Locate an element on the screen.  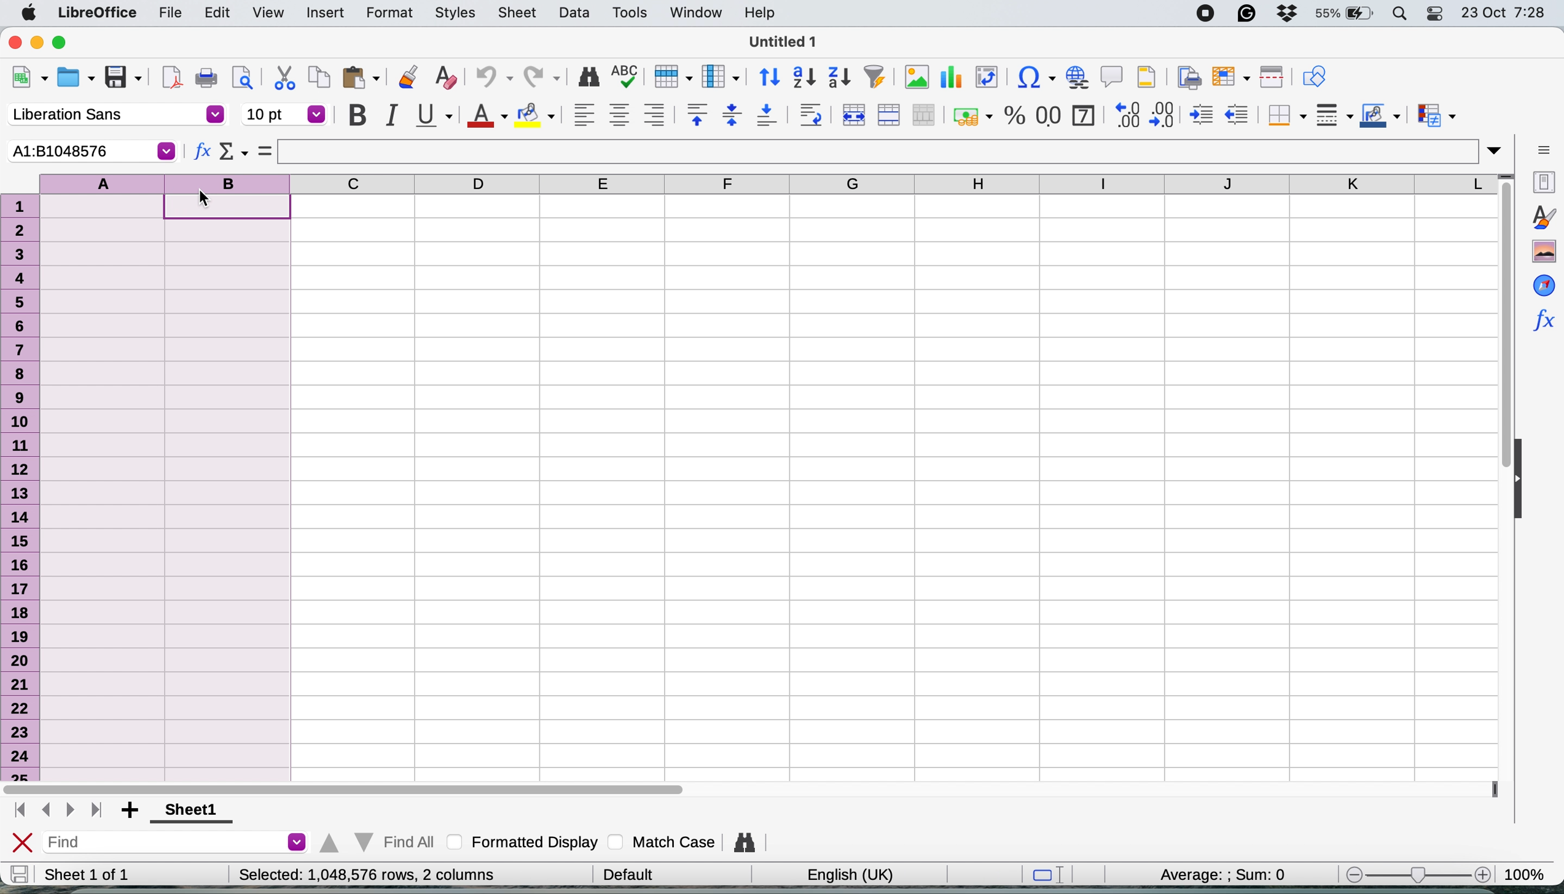
select columns is located at coordinates (167, 475).